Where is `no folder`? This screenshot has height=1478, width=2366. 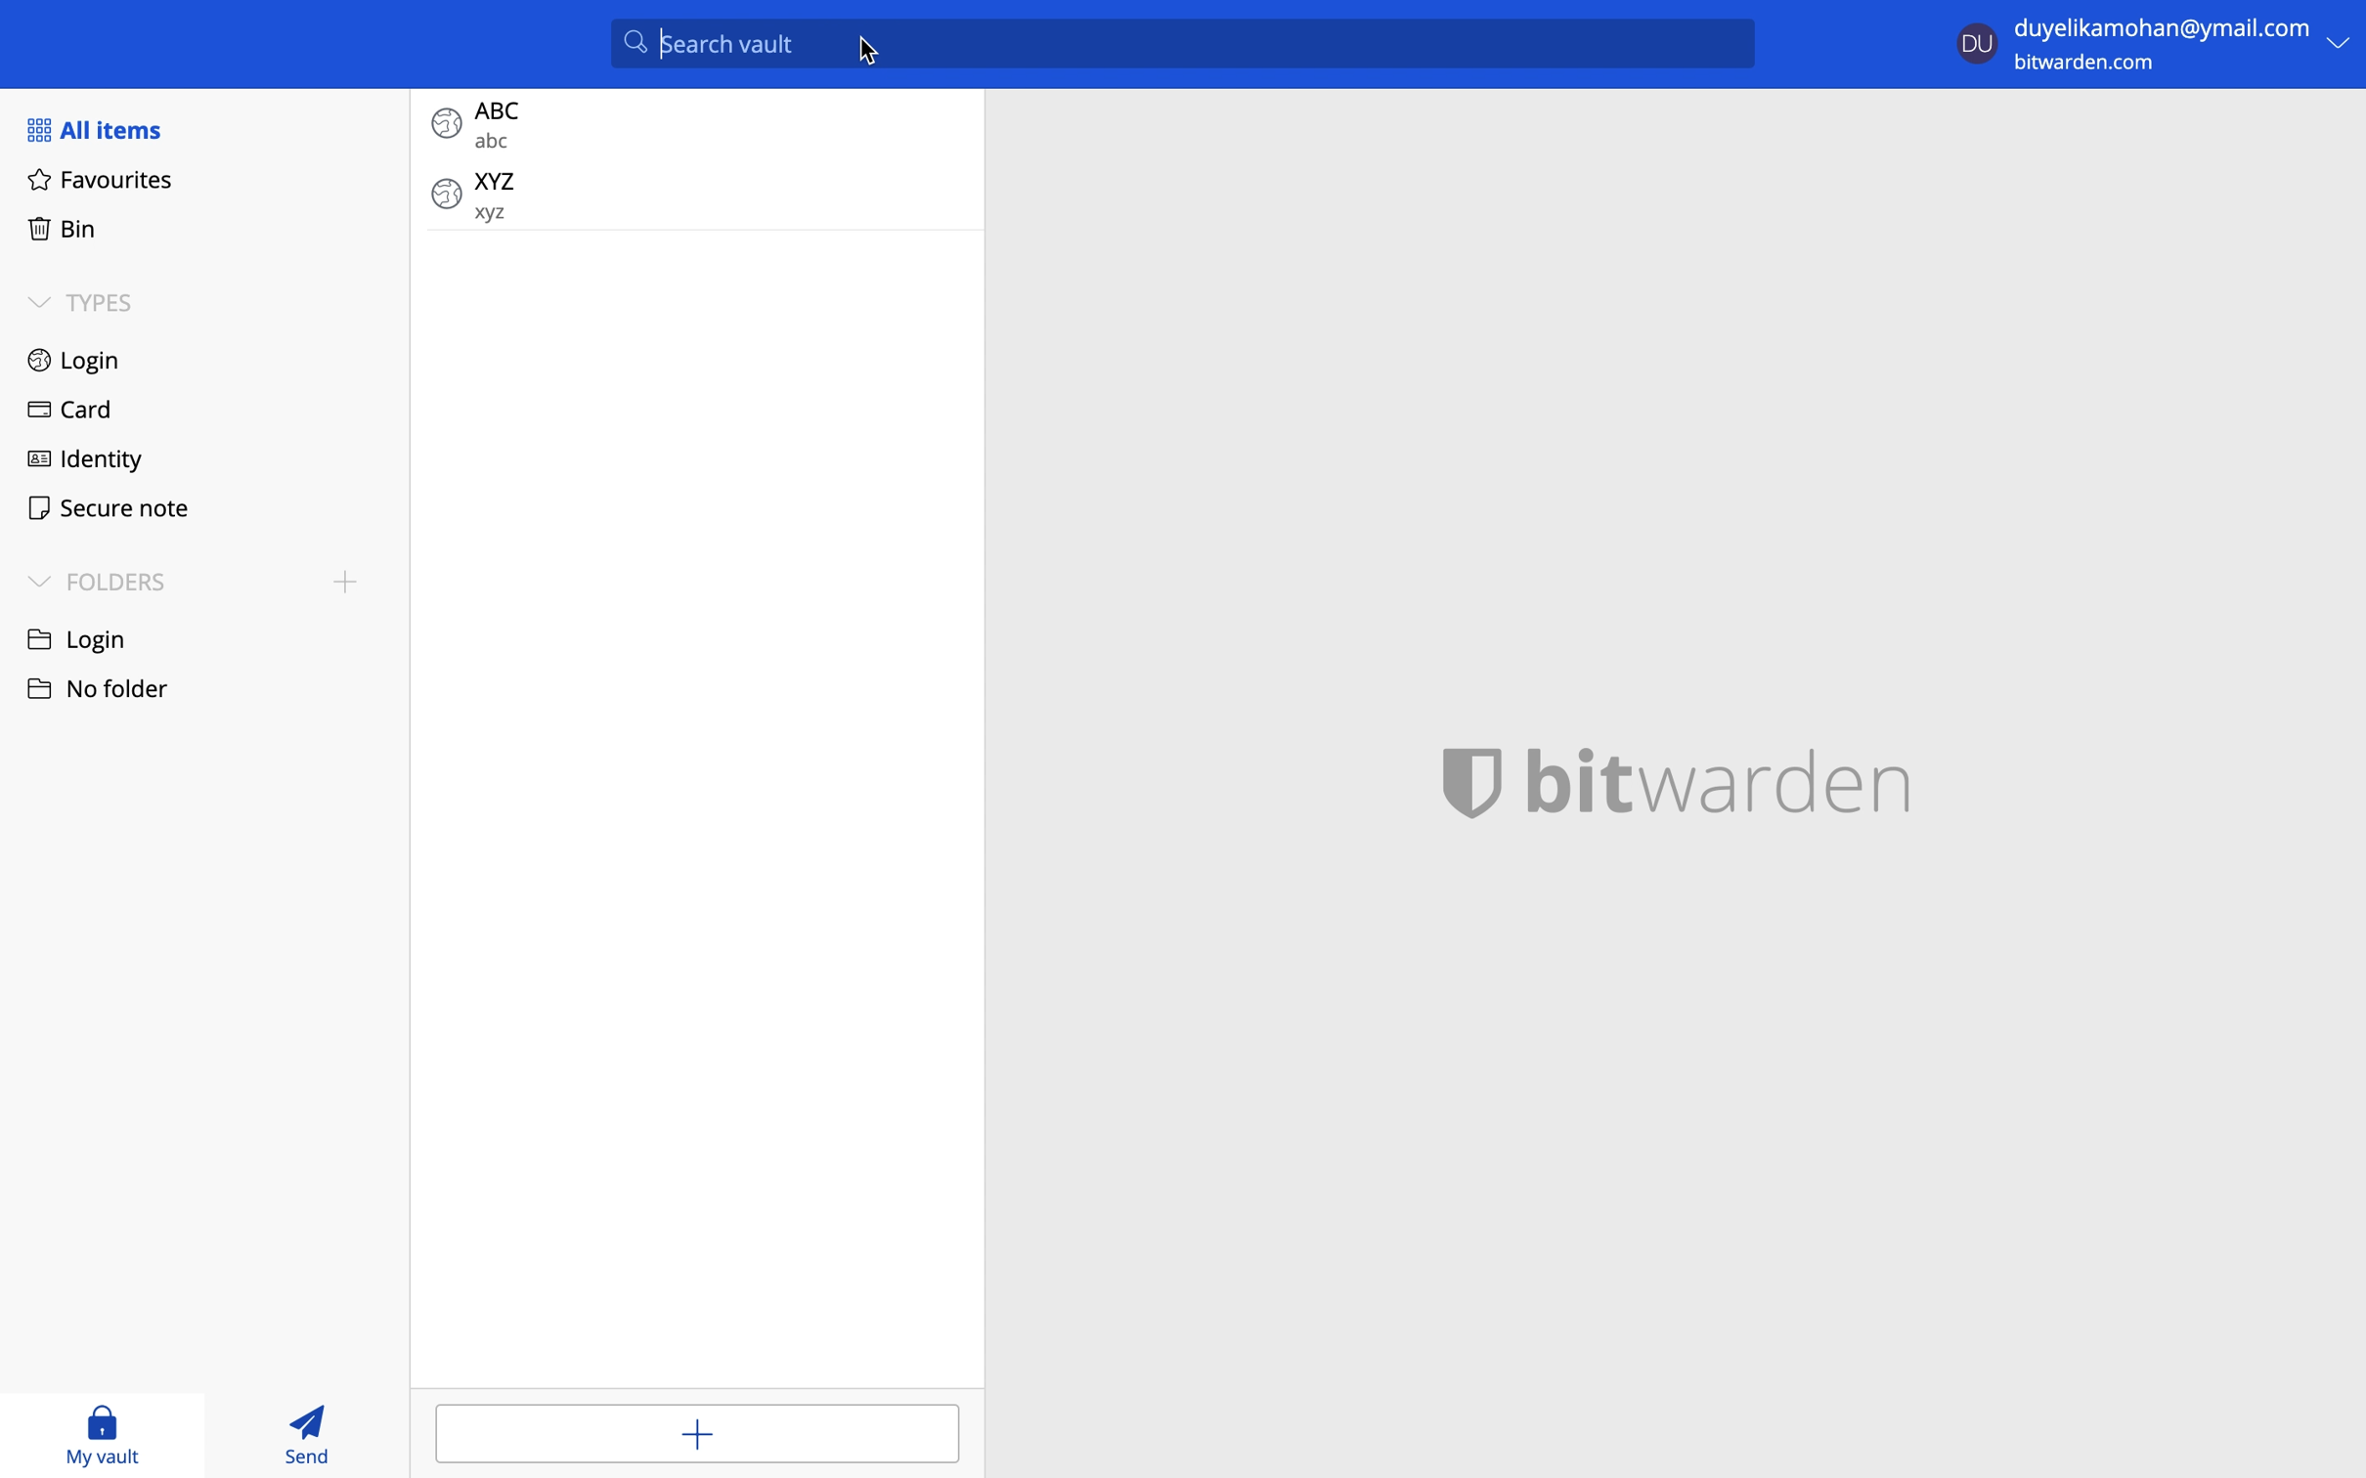 no folder is located at coordinates (106, 688).